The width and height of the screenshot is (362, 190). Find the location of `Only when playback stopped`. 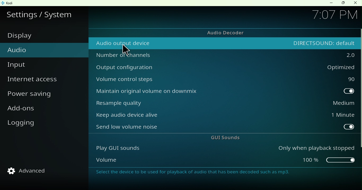

Only when playback stopped is located at coordinates (316, 149).